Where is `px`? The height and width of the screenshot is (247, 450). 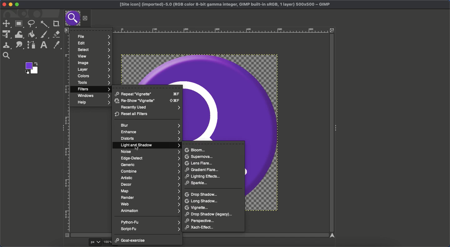 px is located at coordinates (96, 242).